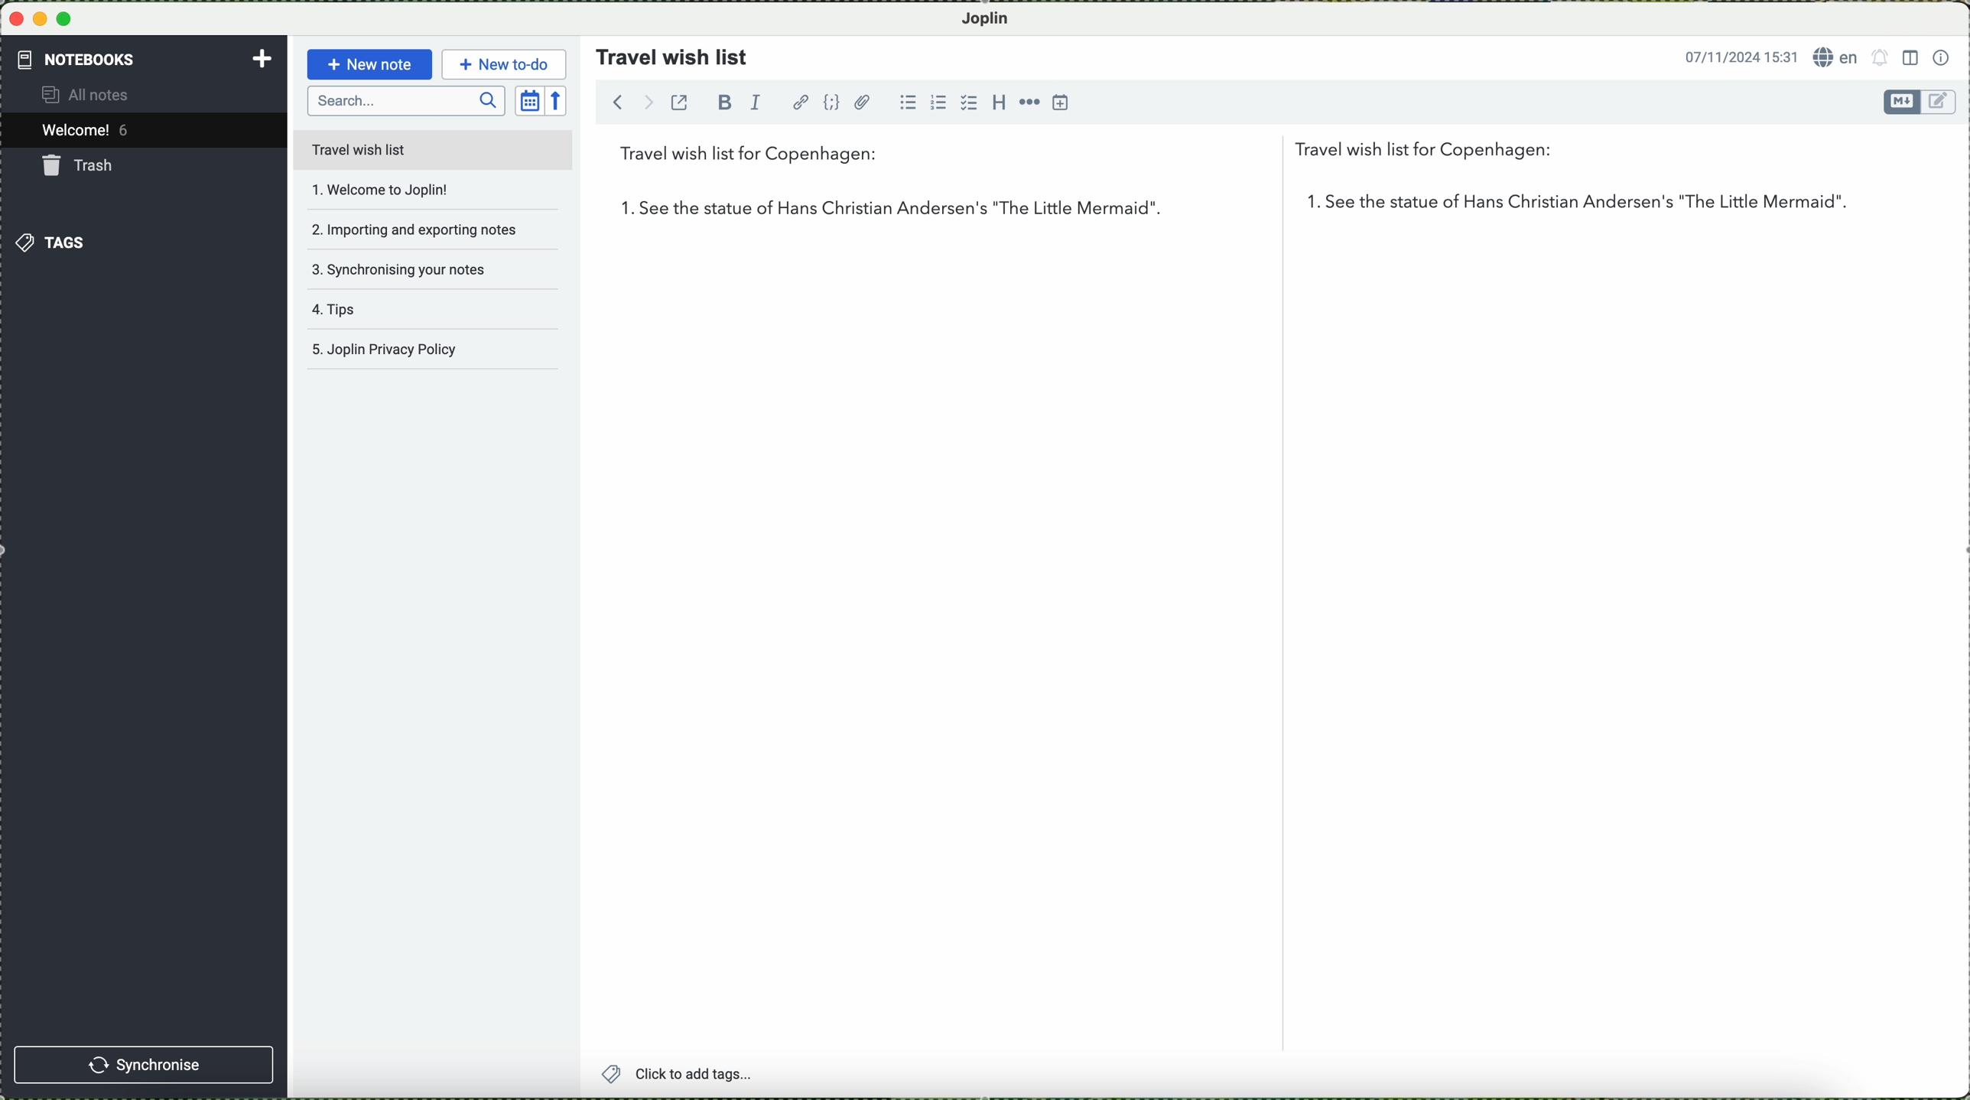  I want to click on notebooks tab, so click(145, 60).